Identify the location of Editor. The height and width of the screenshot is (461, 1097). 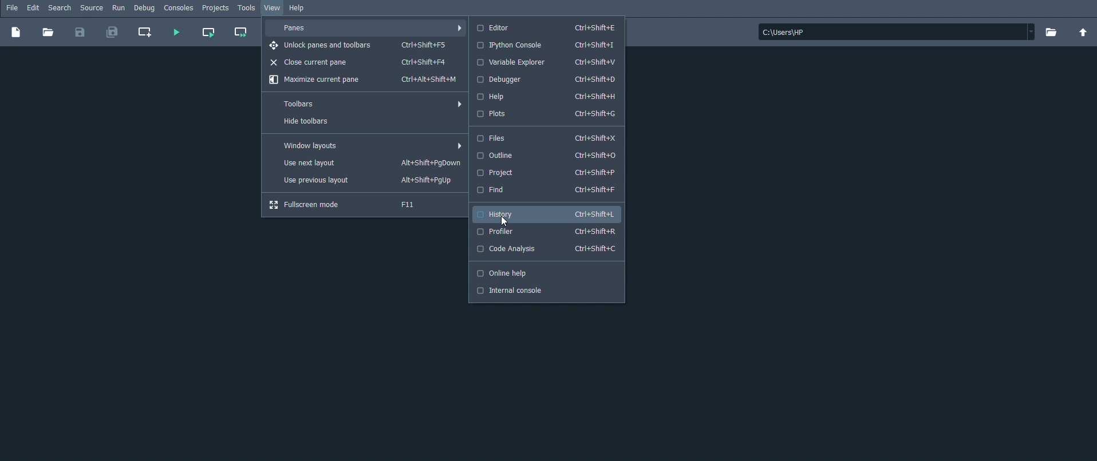
(550, 28).